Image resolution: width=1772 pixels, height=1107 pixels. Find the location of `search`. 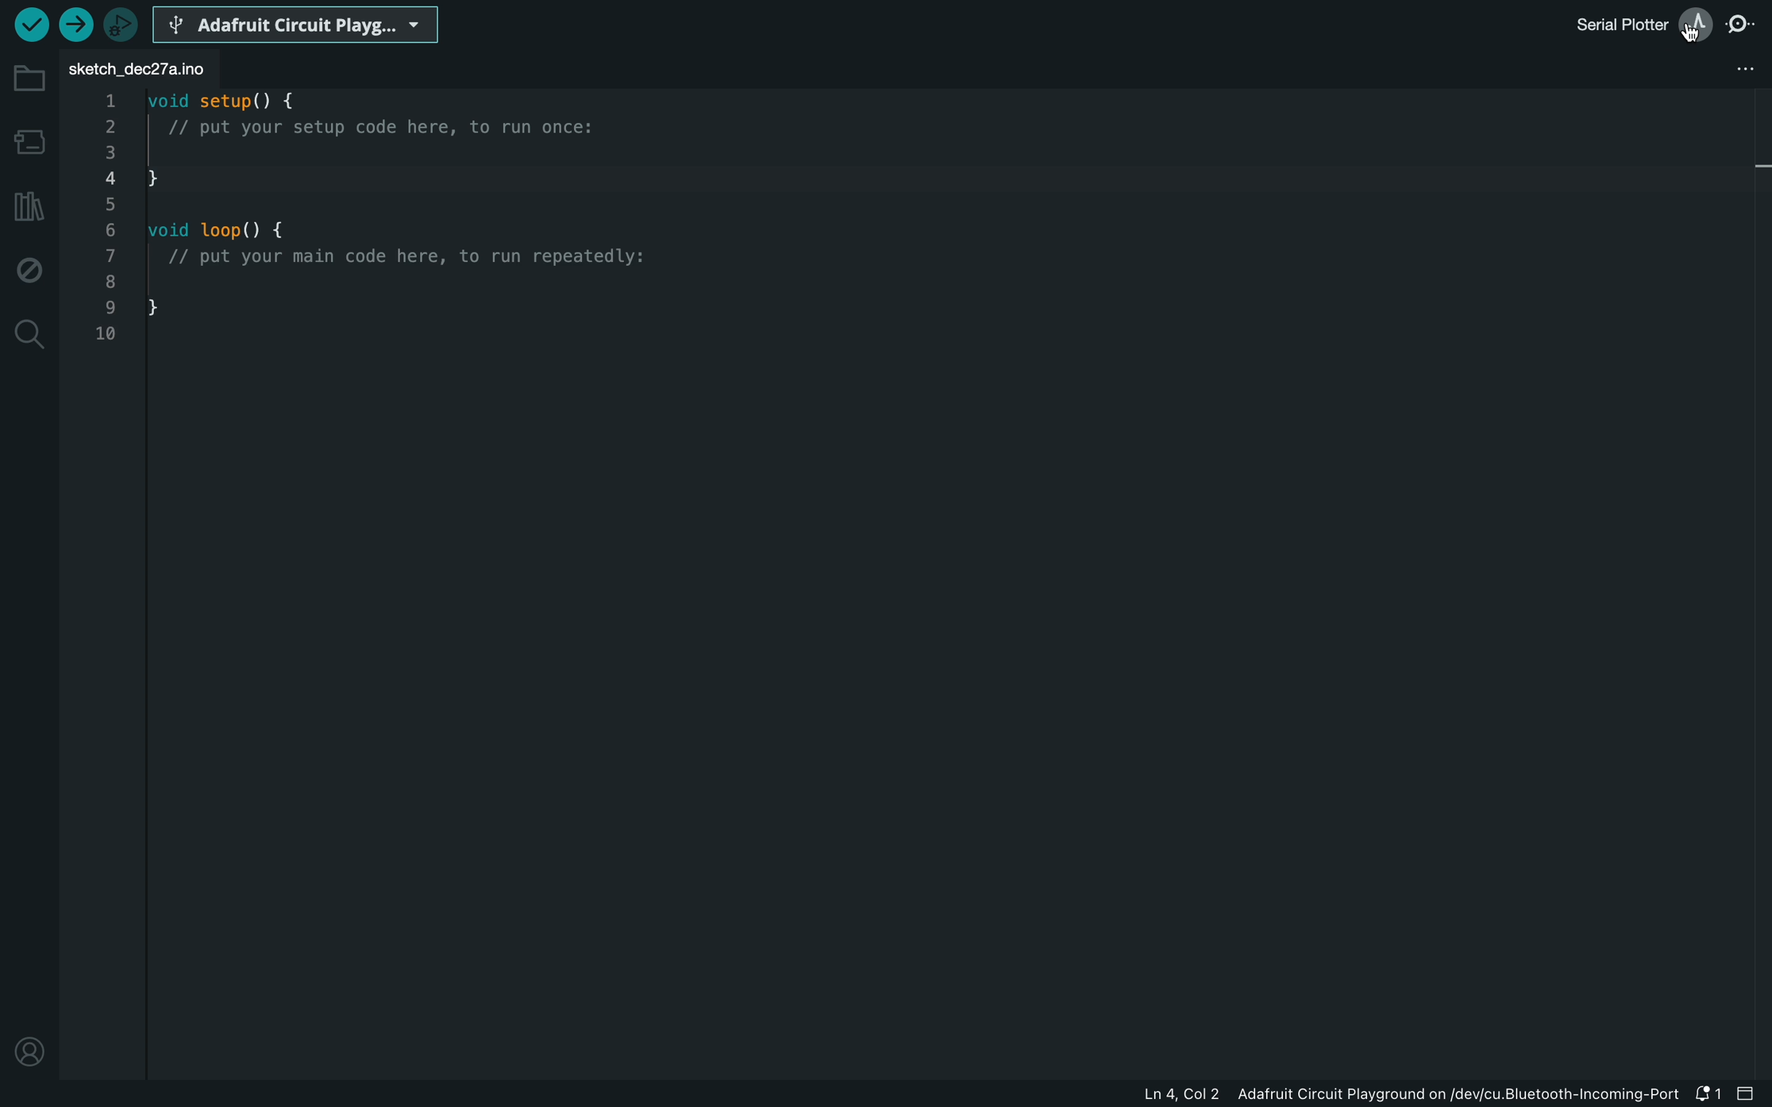

search is located at coordinates (28, 335).